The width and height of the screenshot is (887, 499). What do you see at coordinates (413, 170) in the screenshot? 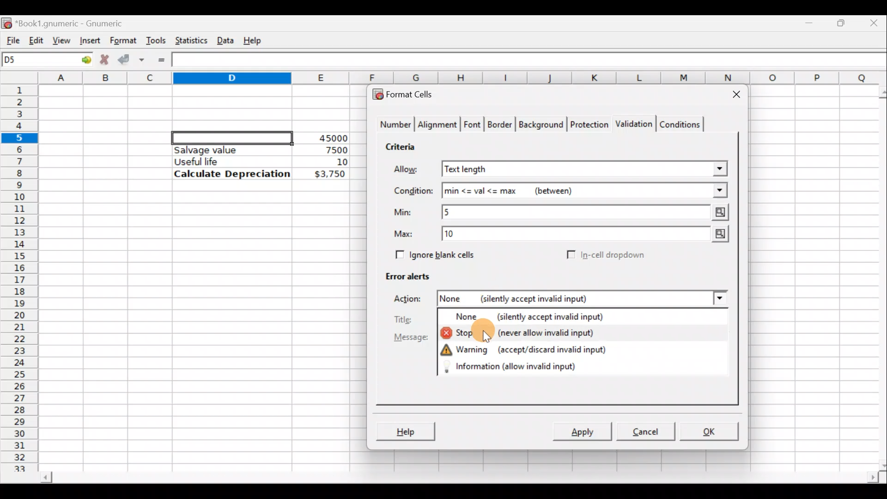
I see `Allow` at bounding box center [413, 170].